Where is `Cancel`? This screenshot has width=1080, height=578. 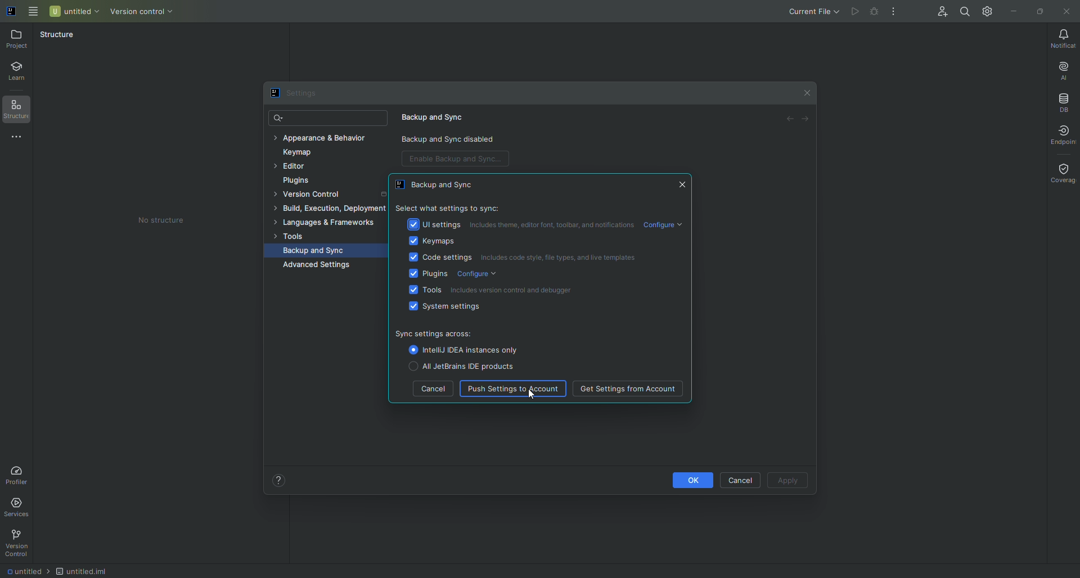
Cancel is located at coordinates (739, 478).